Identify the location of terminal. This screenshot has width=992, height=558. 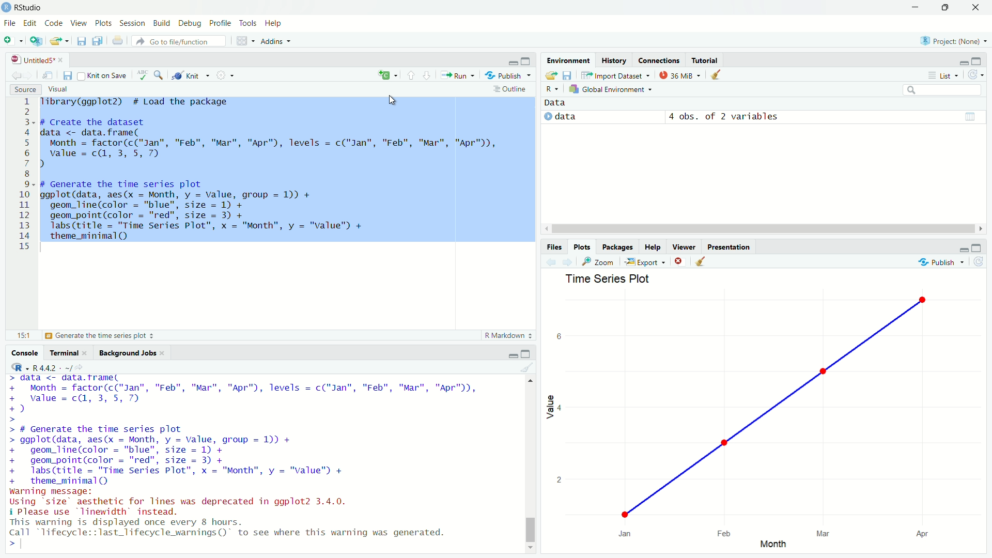
(62, 352).